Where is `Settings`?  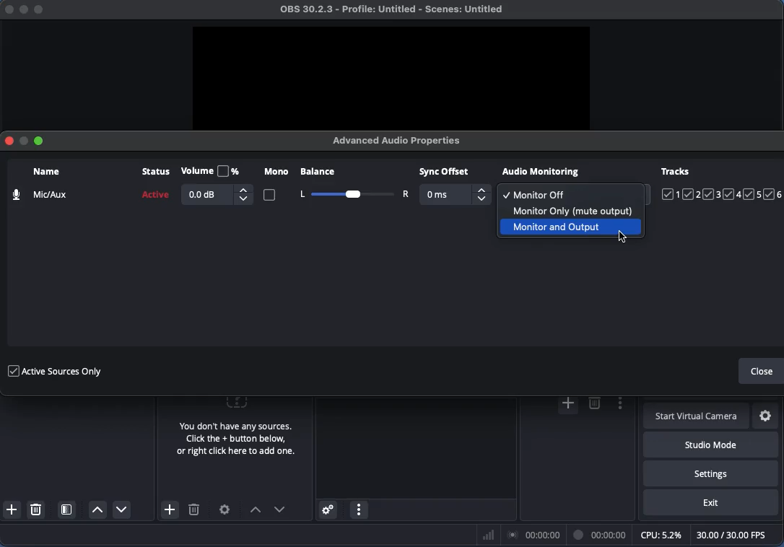
Settings is located at coordinates (225, 509).